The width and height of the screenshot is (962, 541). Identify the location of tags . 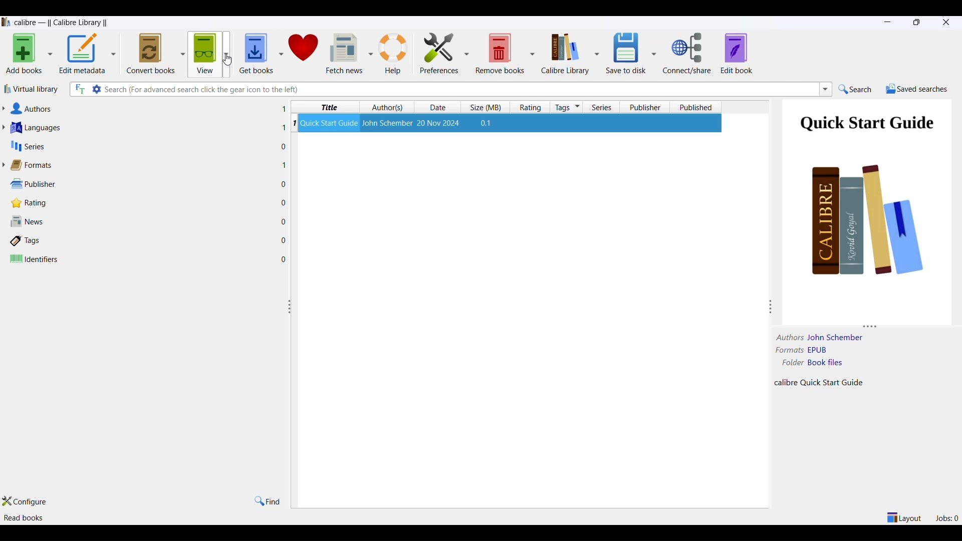
(151, 239).